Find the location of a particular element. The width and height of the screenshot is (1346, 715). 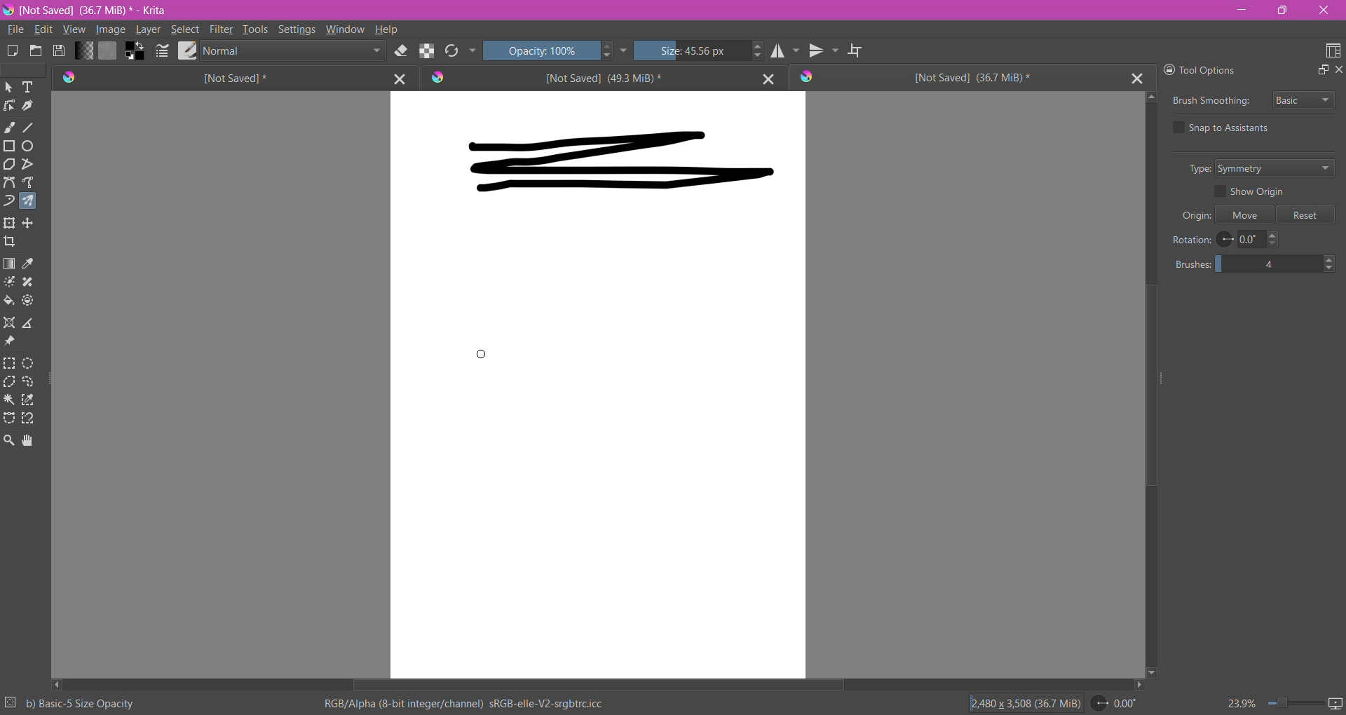

Select Shapes Tool is located at coordinates (9, 87).